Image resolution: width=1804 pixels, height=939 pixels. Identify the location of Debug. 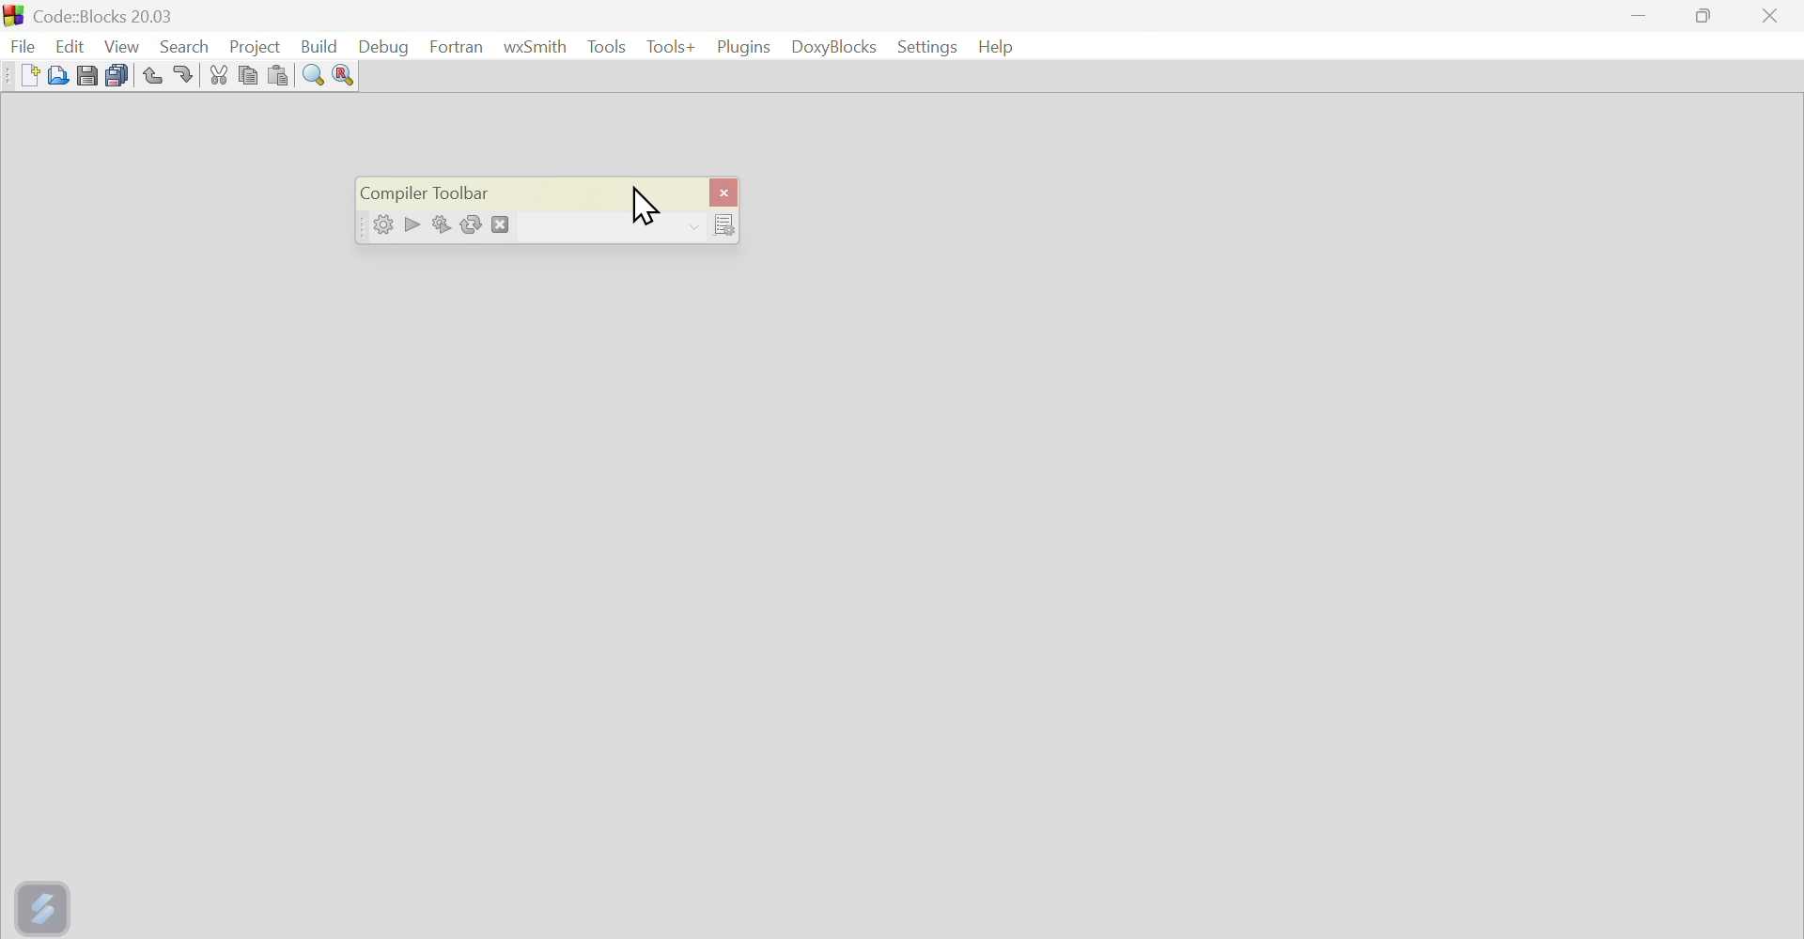
(389, 46).